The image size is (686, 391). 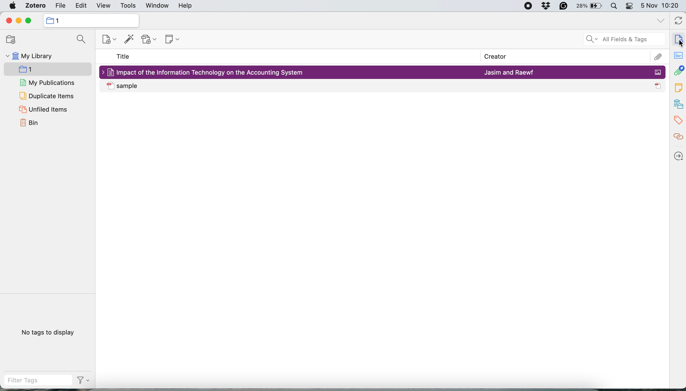 What do you see at coordinates (59, 21) in the screenshot?
I see `collection` at bounding box center [59, 21].